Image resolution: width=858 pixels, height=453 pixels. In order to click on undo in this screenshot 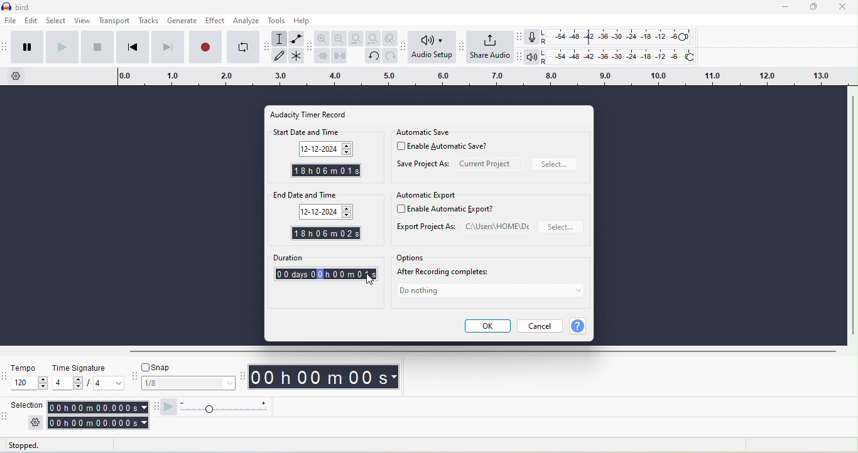, I will do `click(374, 56)`.